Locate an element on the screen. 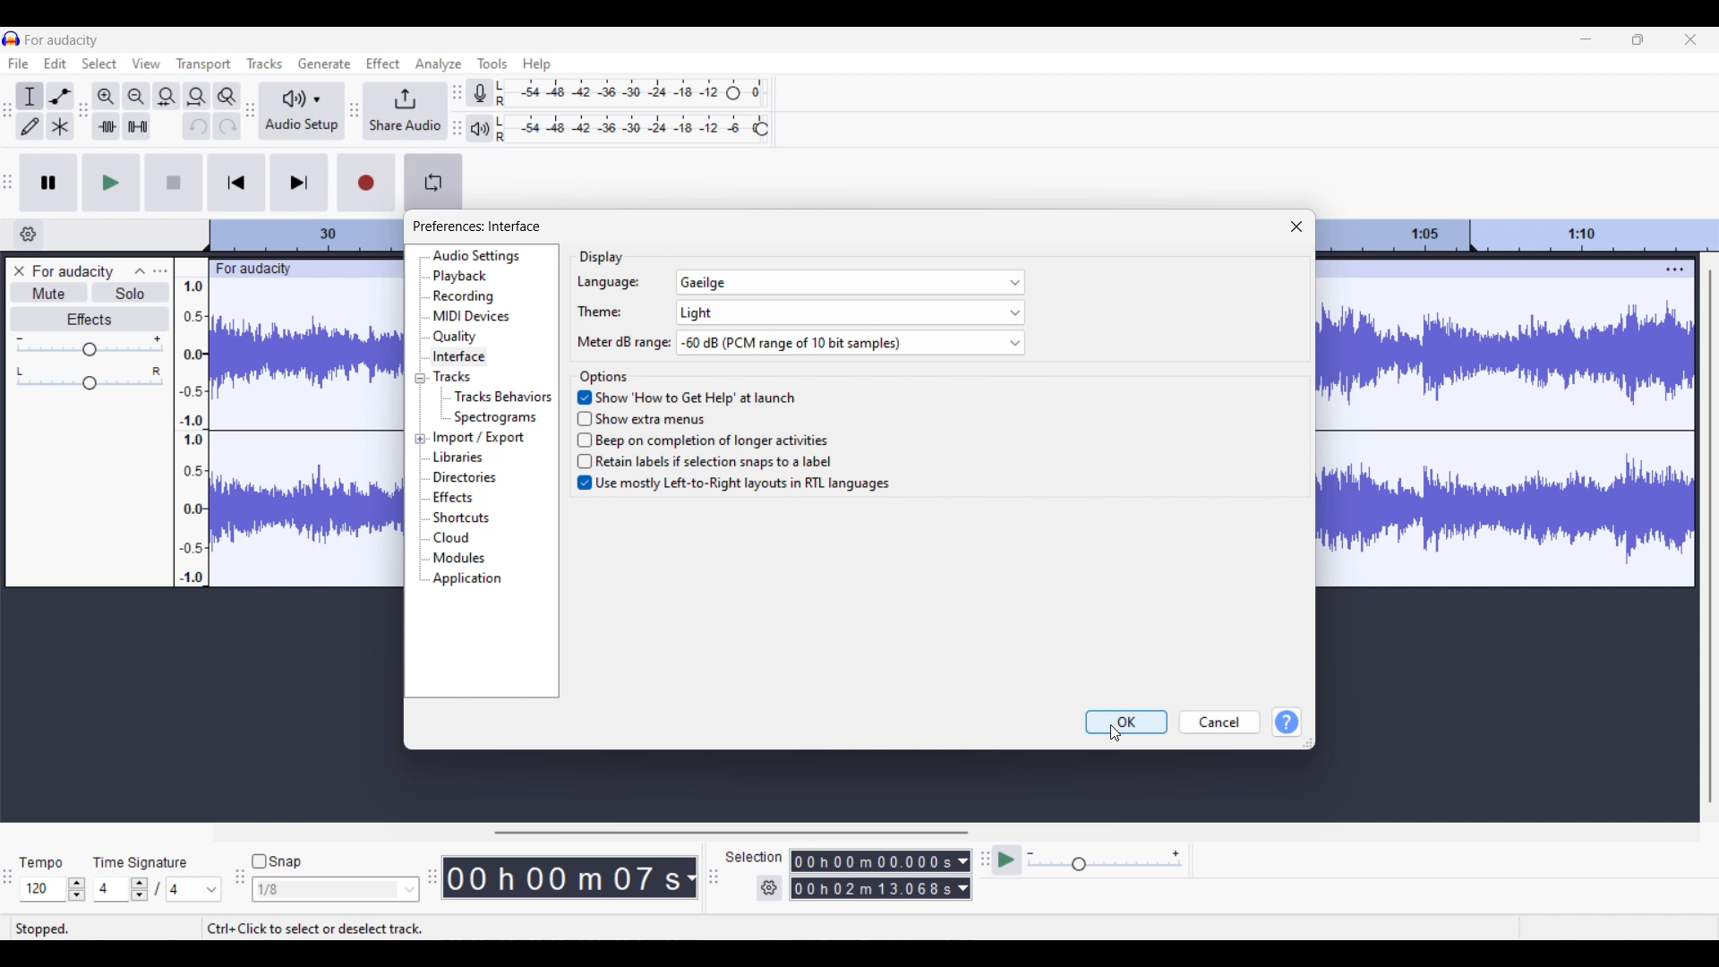 Image resolution: width=1719 pixels, height=967 pixels. Pause is located at coordinates (48, 183).